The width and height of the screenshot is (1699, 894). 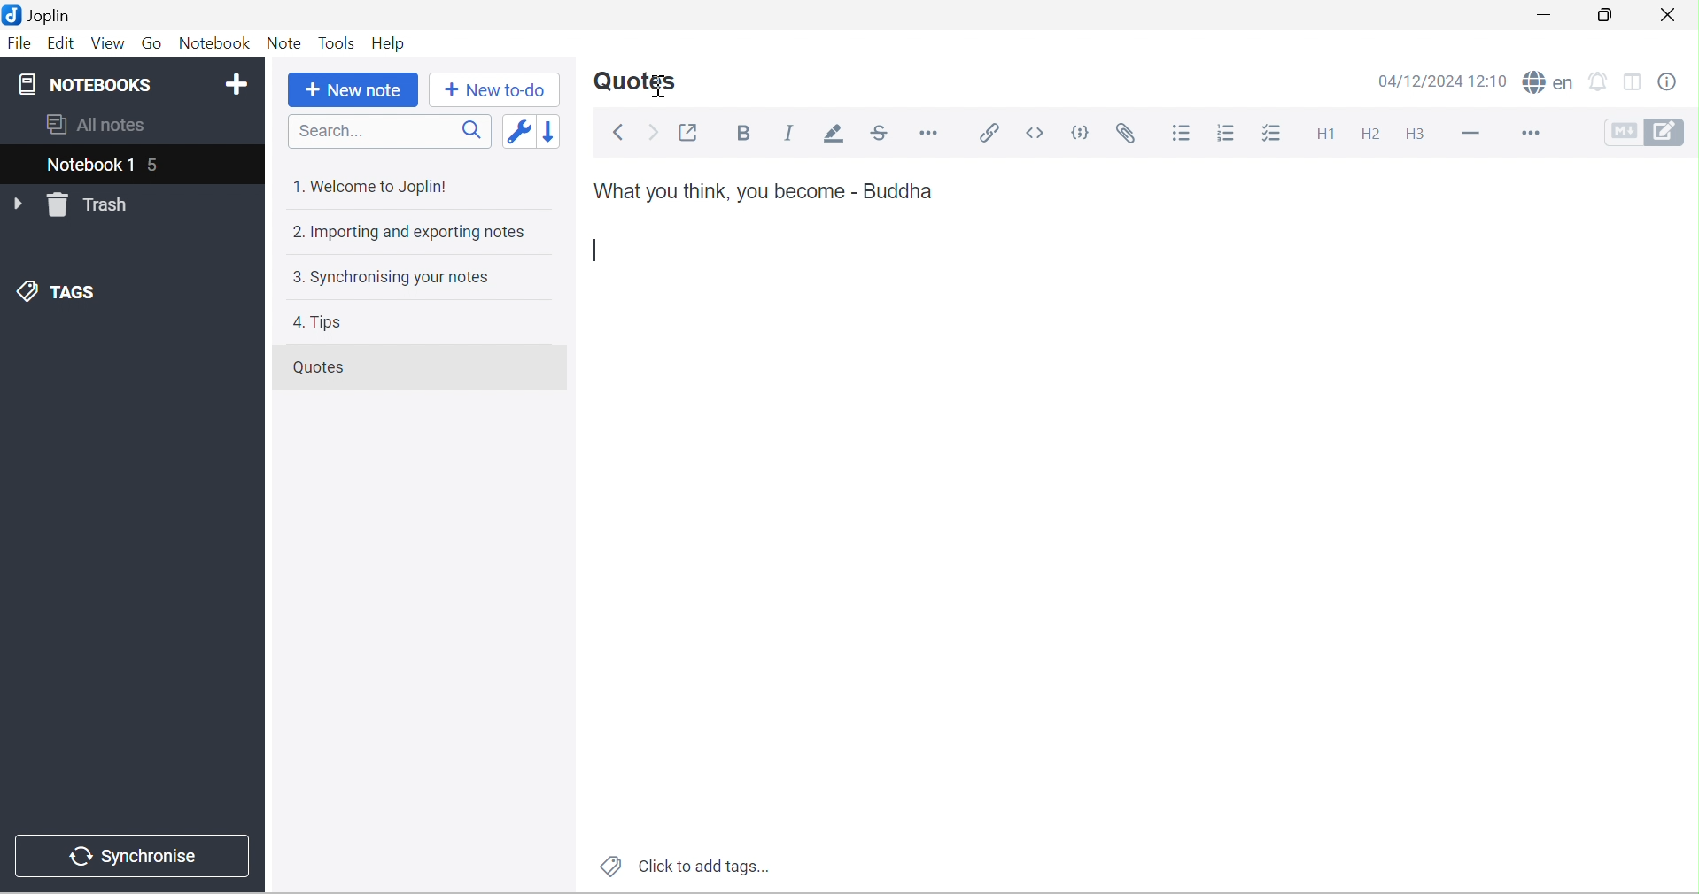 What do you see at coordinates (412, 230) in the screenshot?
I see `2. Importing and exporting notes` at bounding box center [412, 230].